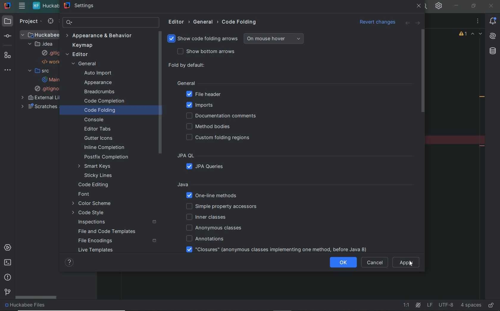  I want to click on imports, so click(202, 106).